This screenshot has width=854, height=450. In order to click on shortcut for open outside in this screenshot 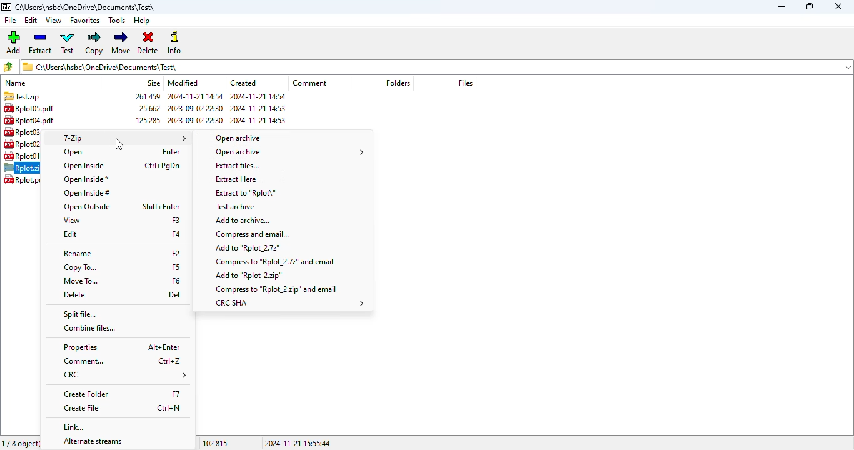, I will do `click(161, 206)`.